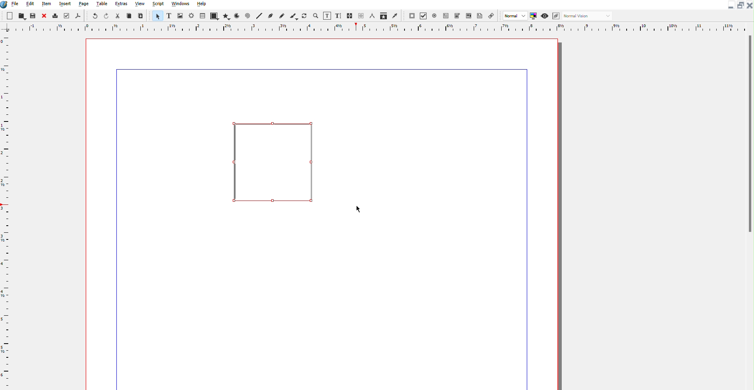 The width and height of the screenshot is (754, 390). Describe the element at coordinates (338, 15) in the screenshot. I see `Text Size` at that location.